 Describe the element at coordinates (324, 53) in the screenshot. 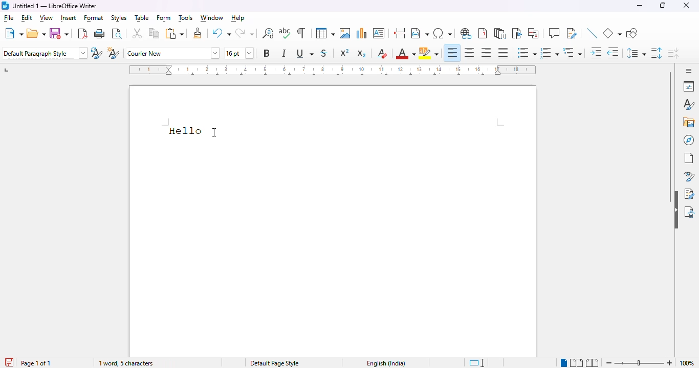

I see `strikethrough` at that location.